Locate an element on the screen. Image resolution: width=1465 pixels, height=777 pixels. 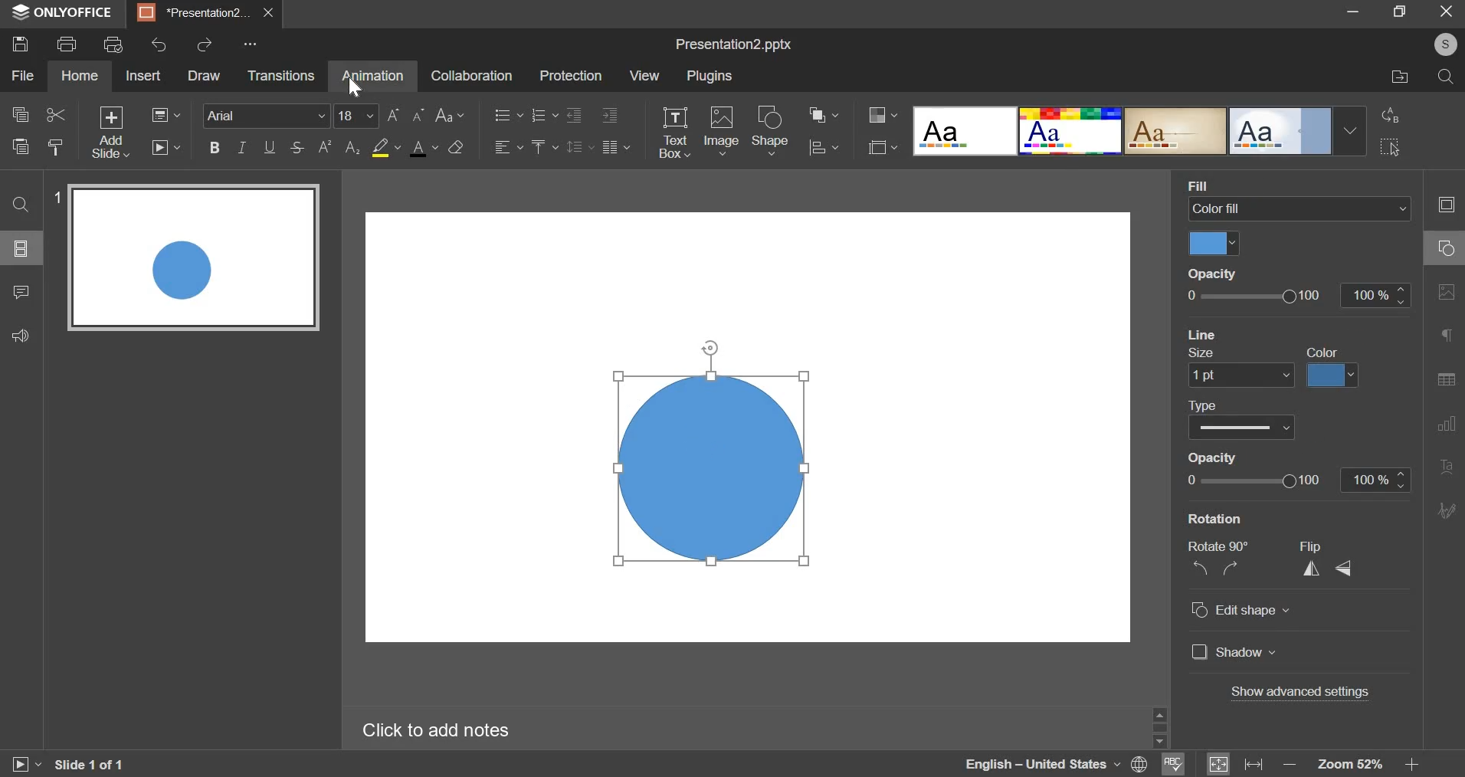
fill color is located at coordinates (1214, 244).